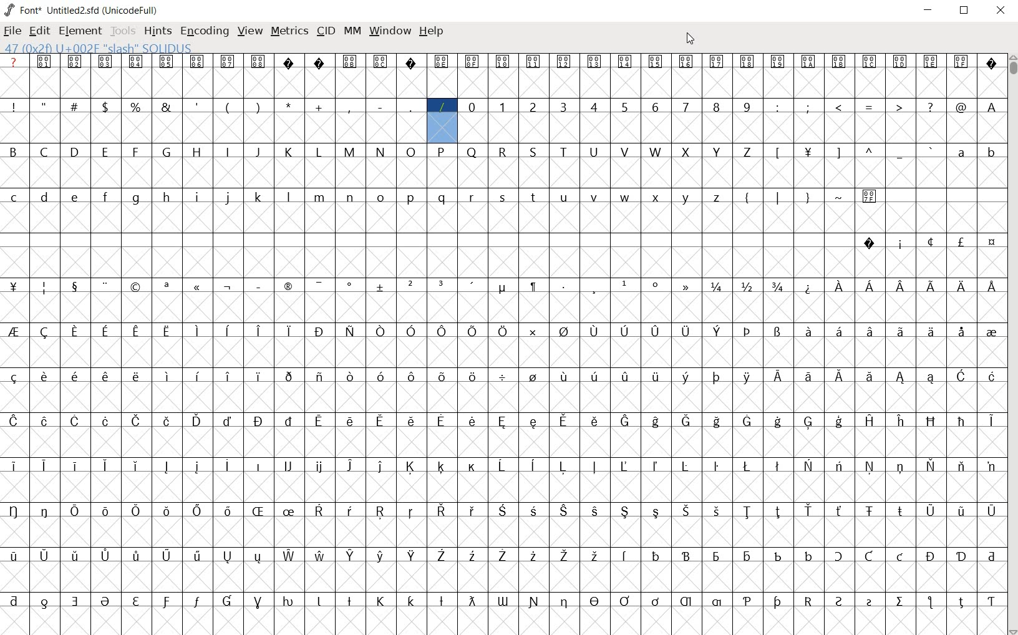 The width and height of the screenshot is (1018, 635). What do you see at coordinates (135, 107) in the screenshot?
I see `glyph` at bounding box center [135, 107].